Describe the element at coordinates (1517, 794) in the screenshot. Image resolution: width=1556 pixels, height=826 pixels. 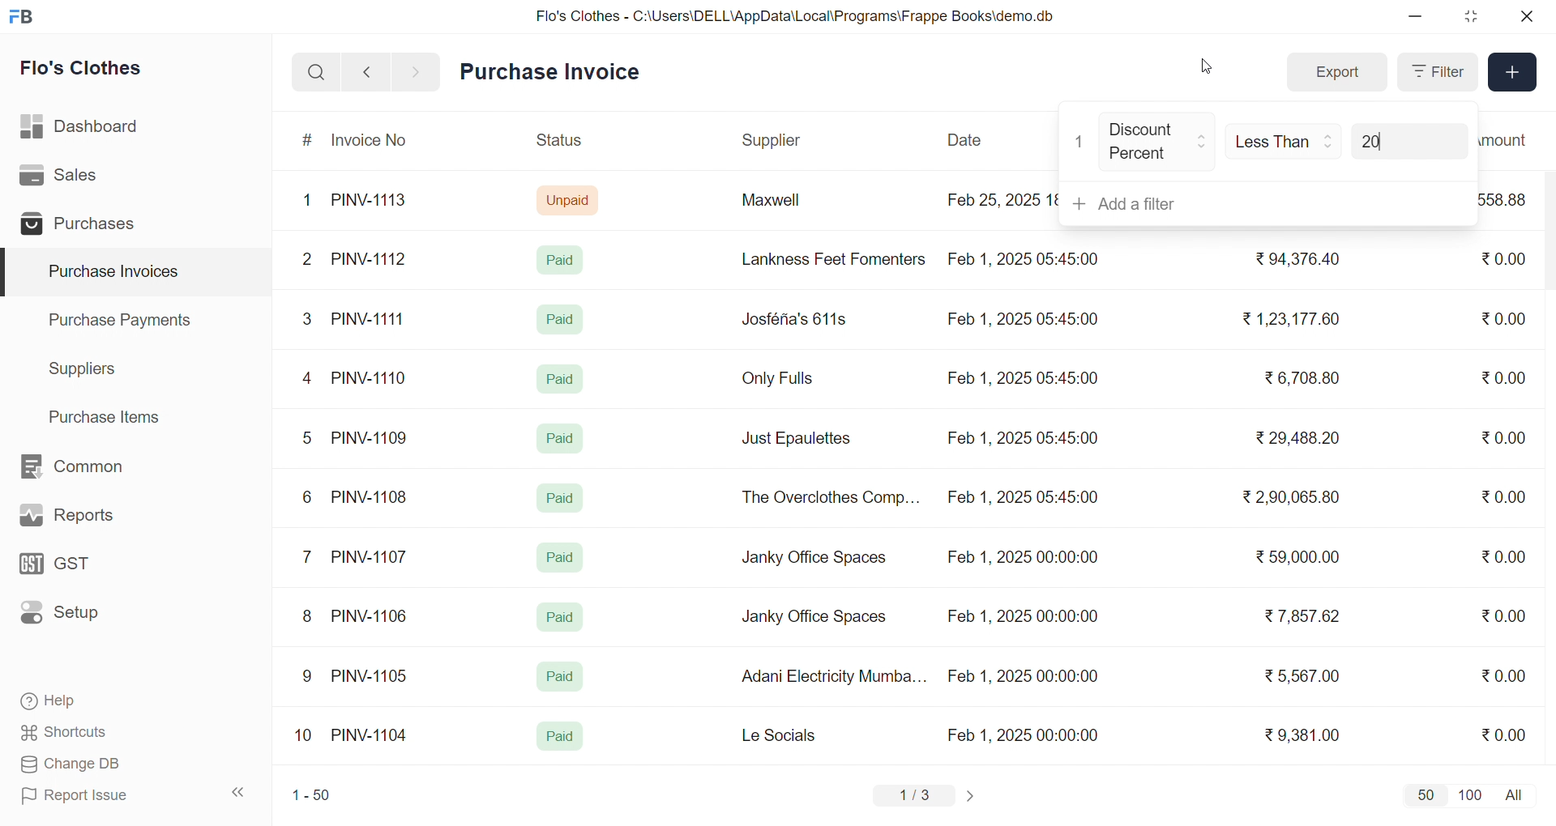
I see `all` at that location.